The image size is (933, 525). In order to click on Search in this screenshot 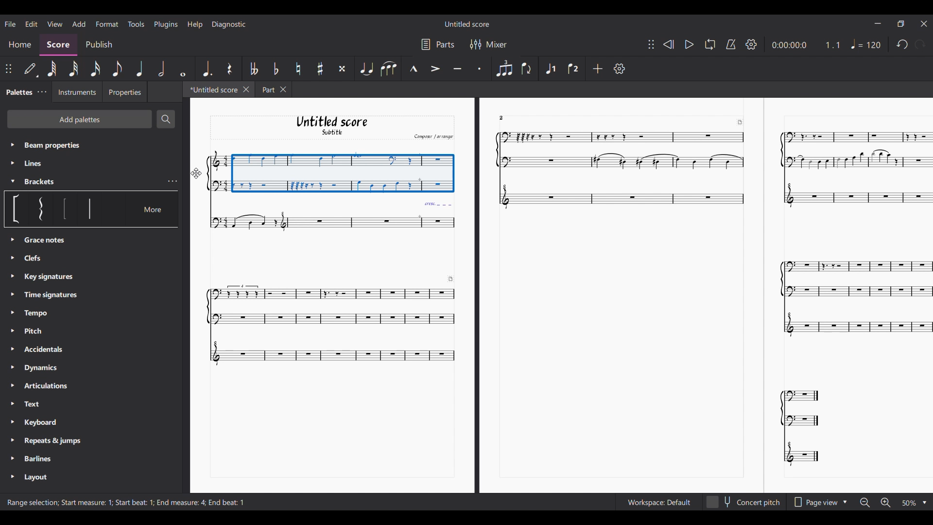, I will do `click(166, 119)`.